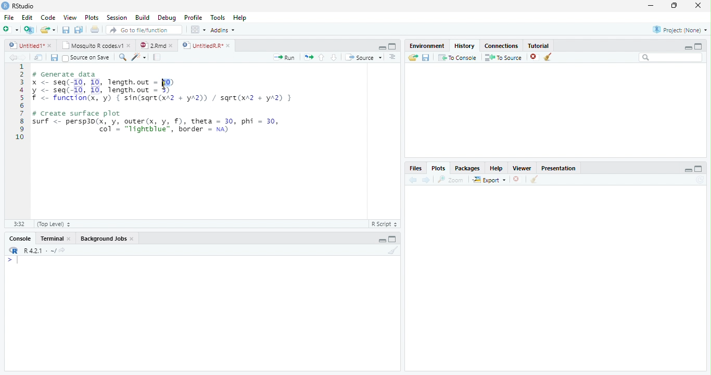 The image size is (711, 375). I want to click on Code tools, so click(139, 57).